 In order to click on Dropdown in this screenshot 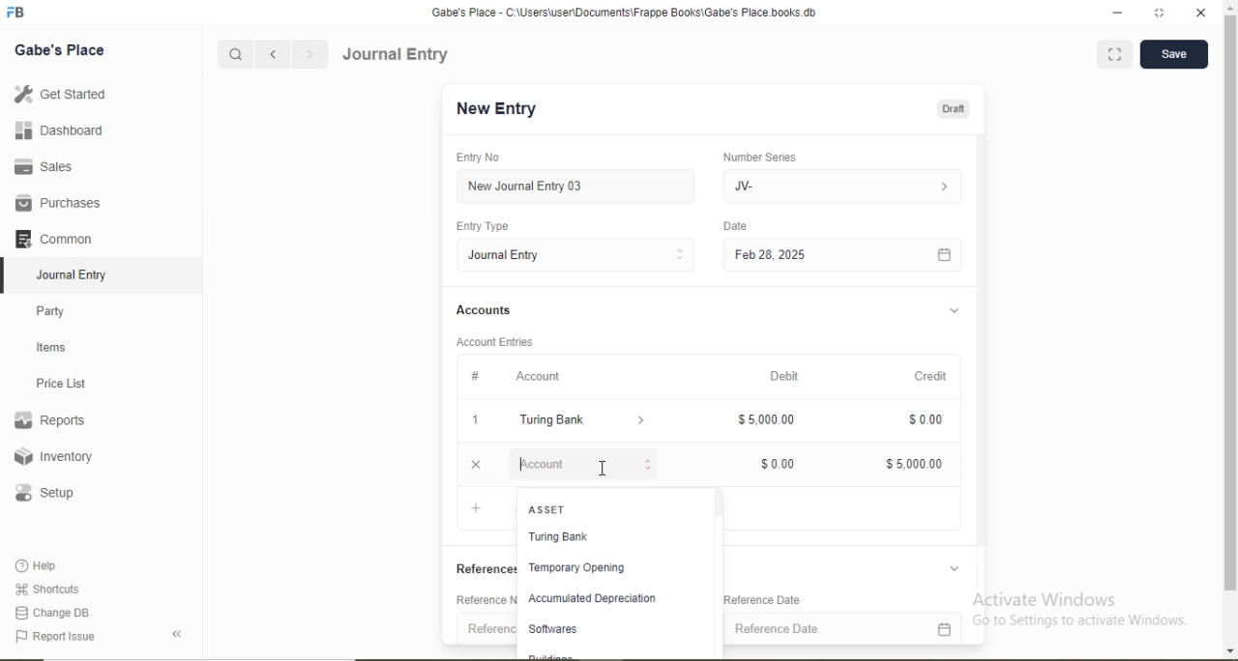, I will do `click(955, 310)`.